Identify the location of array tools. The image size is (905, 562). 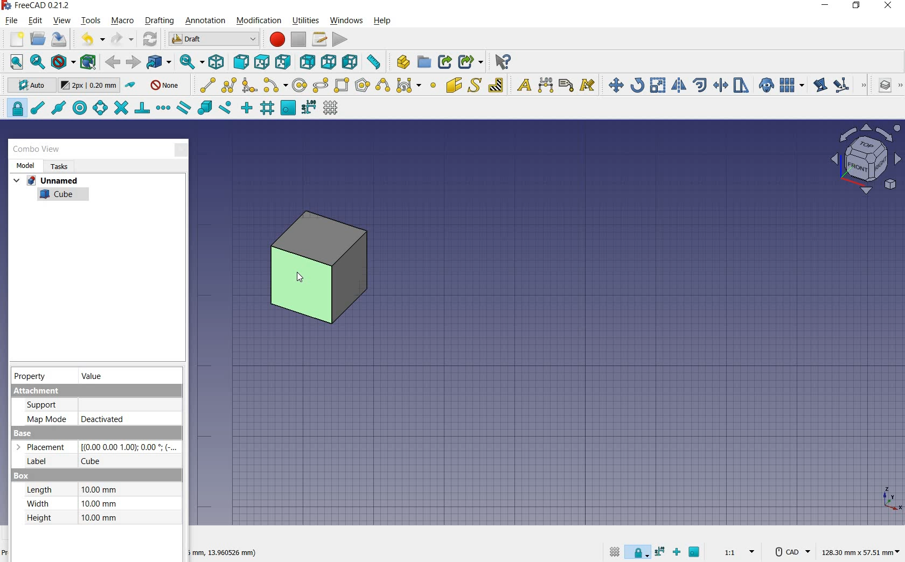
(791, 85).